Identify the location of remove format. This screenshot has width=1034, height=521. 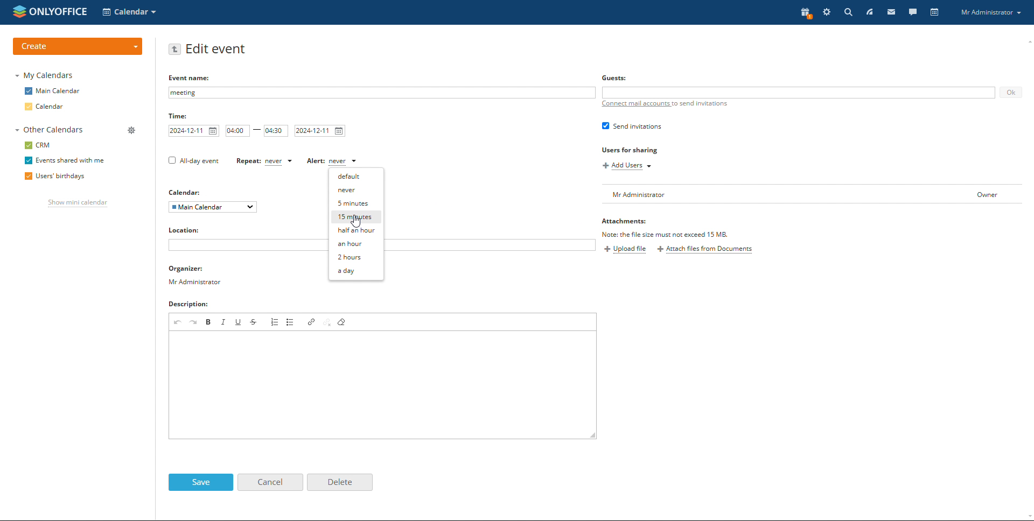
(342, 322).